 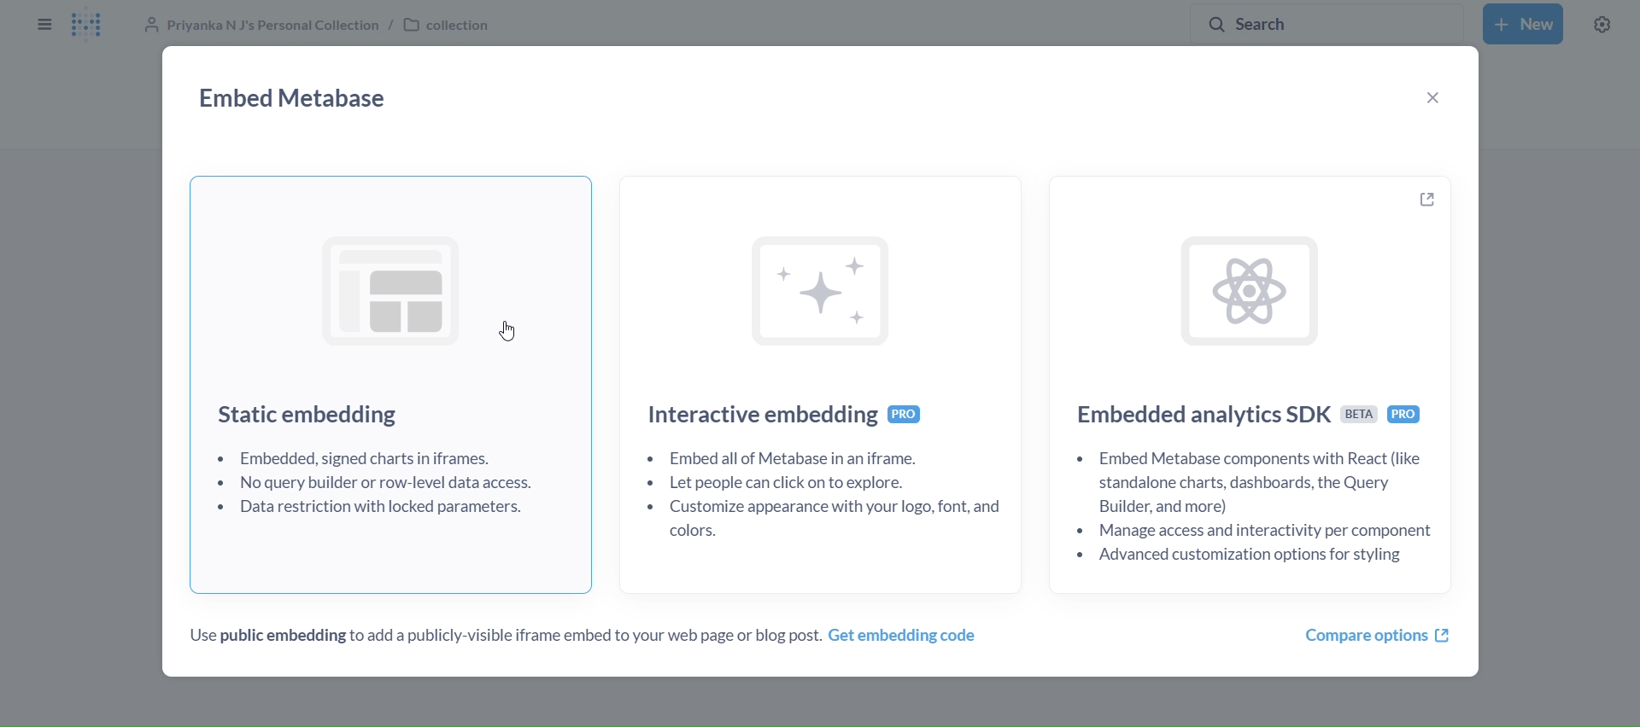 What do you see at coordinates (298, 101) in the screenshot?
I see `embed metabase` at bounding box center [298, 101].